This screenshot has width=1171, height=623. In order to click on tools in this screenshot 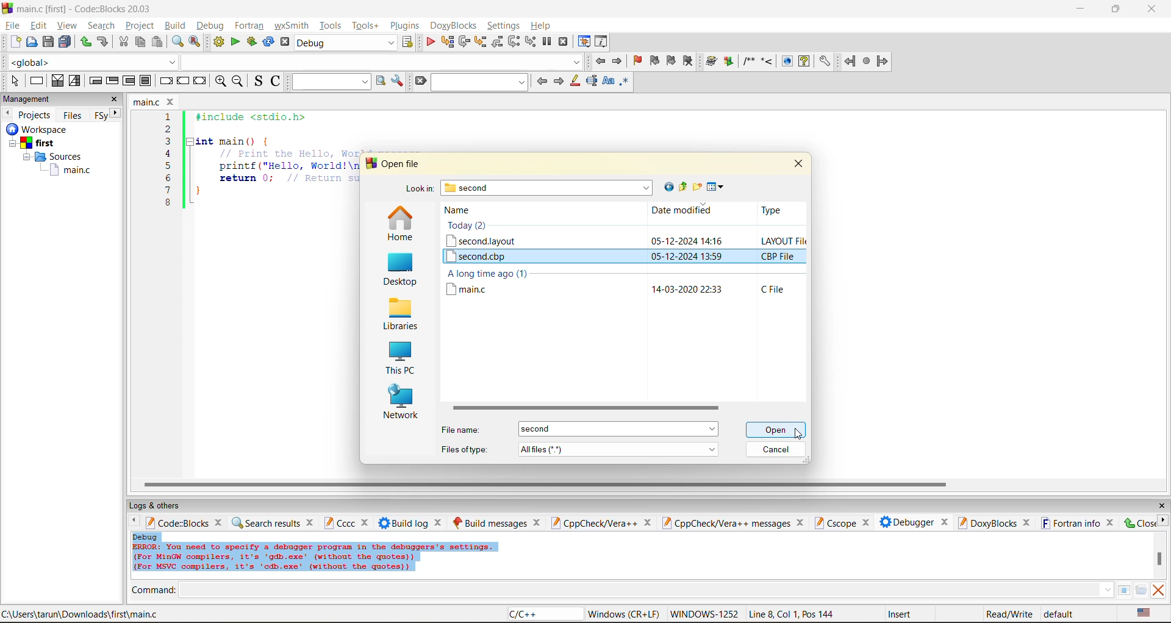, I will do `click(332, 25)`.